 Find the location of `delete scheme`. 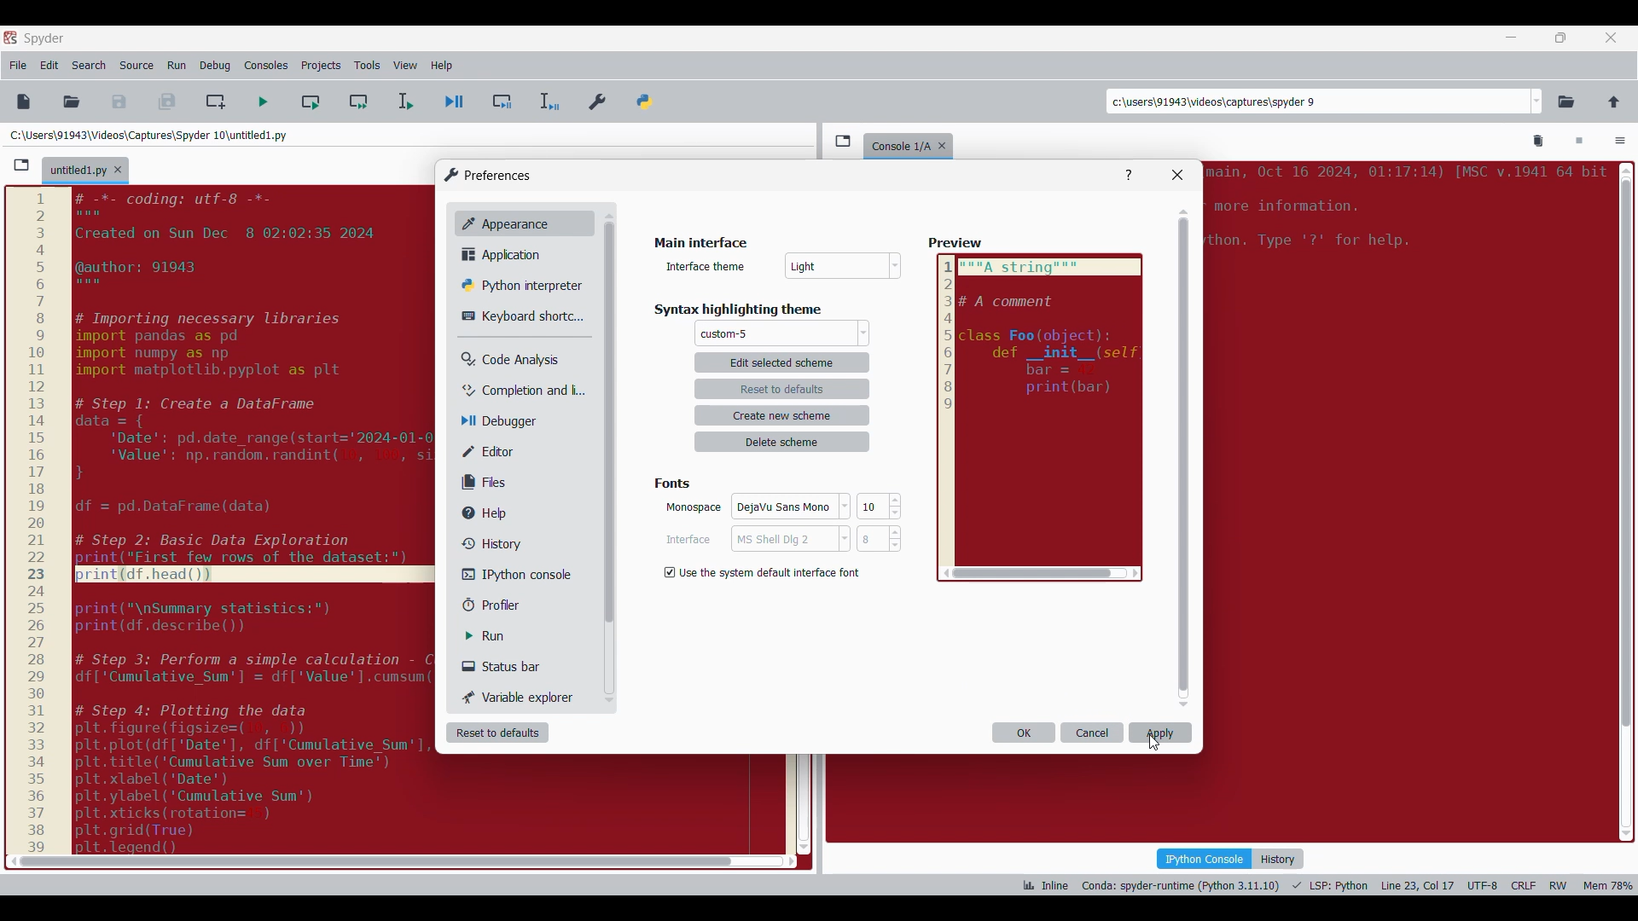

delete scheme is located at coordinates (783, 442).